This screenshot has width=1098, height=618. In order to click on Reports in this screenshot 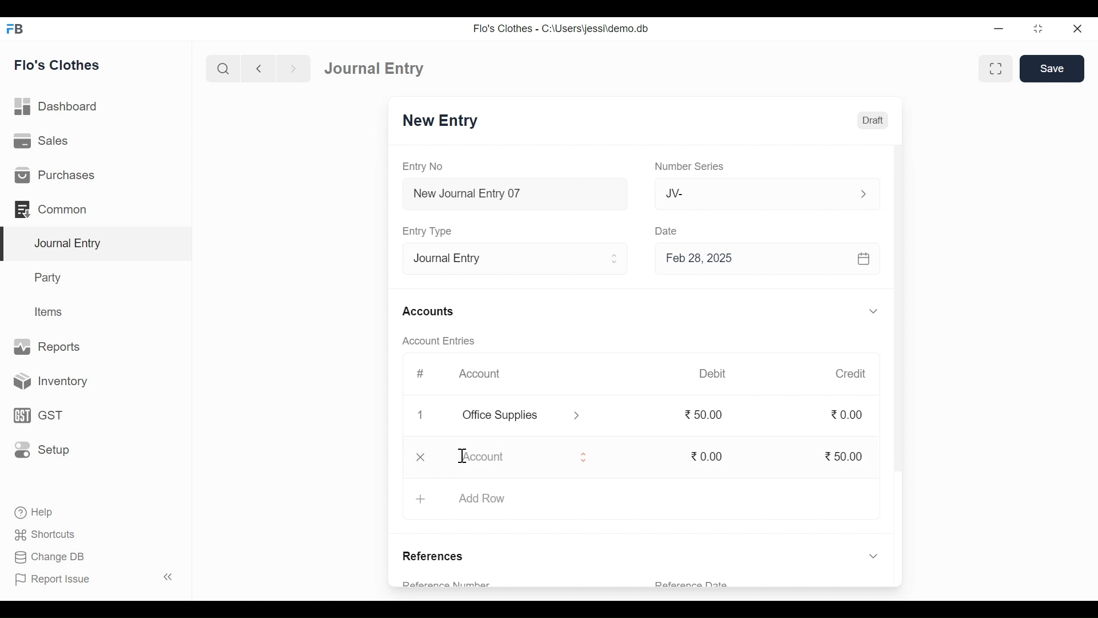, I will do `click(48, 346)`.